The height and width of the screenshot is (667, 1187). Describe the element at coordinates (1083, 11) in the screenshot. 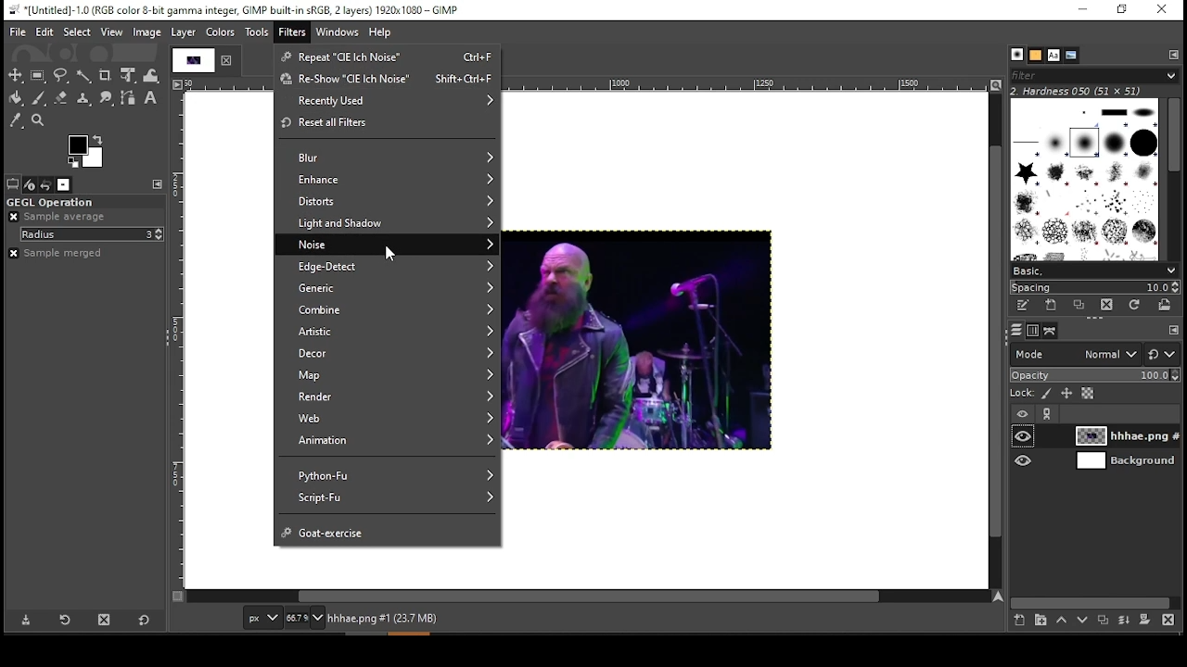

I see `minimize` at that location.